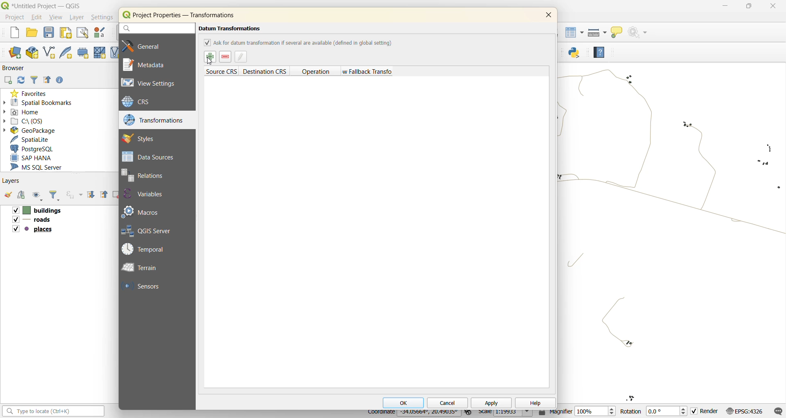 Image resolution: width=786 pixels, height=418 pixels. Describe the element at coordinates (68, 52) in the screenshot. I see `new spatialite` at that location.